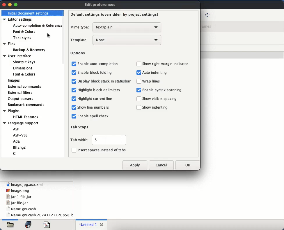  Describe the element at coordinates (88, 224) in the screenshot. I see `untitled 1` at that location.